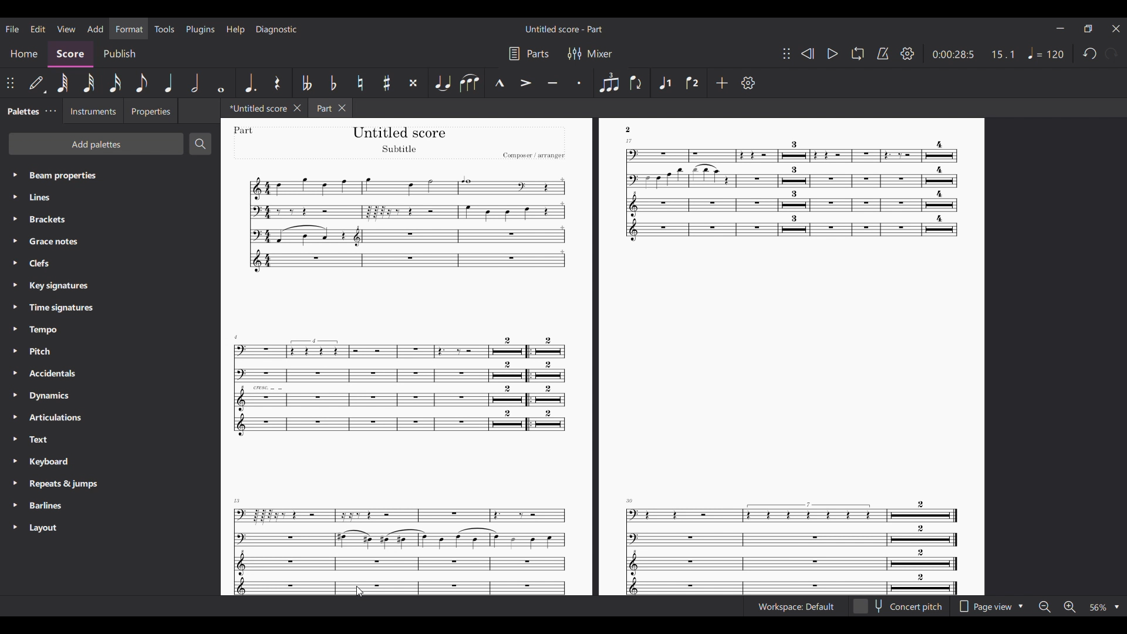  What do you see at coordinates (693, 83) in the screenshot?
I see `Voice 2` at bounding box center [693, 83].